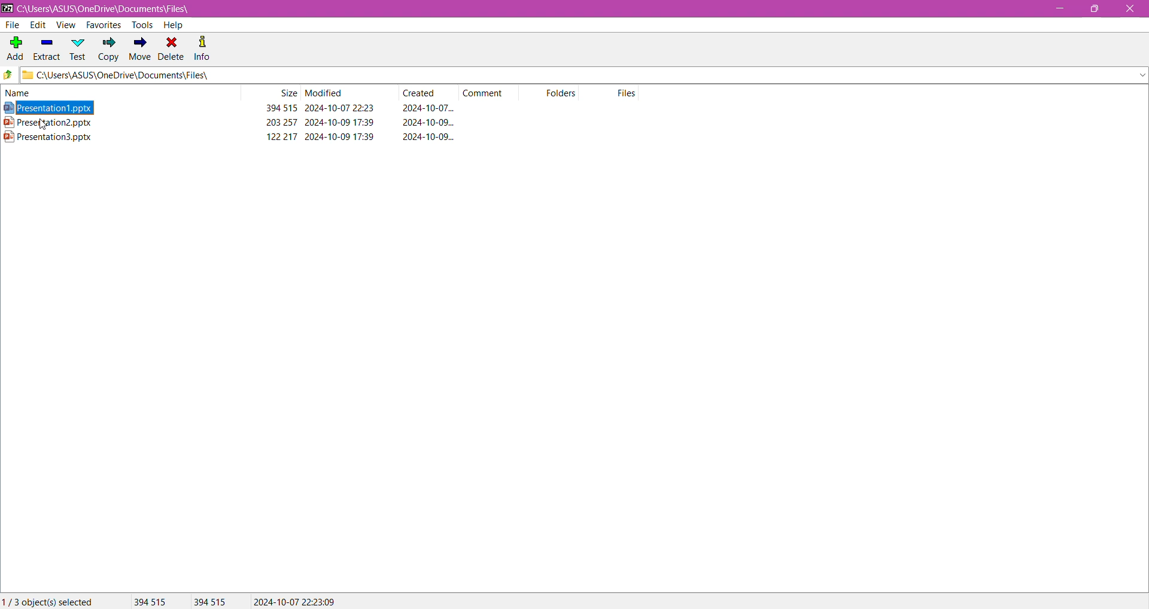  Describe the element at coordinates (566, 95) in the screenshot. I see `Folders` at that location.